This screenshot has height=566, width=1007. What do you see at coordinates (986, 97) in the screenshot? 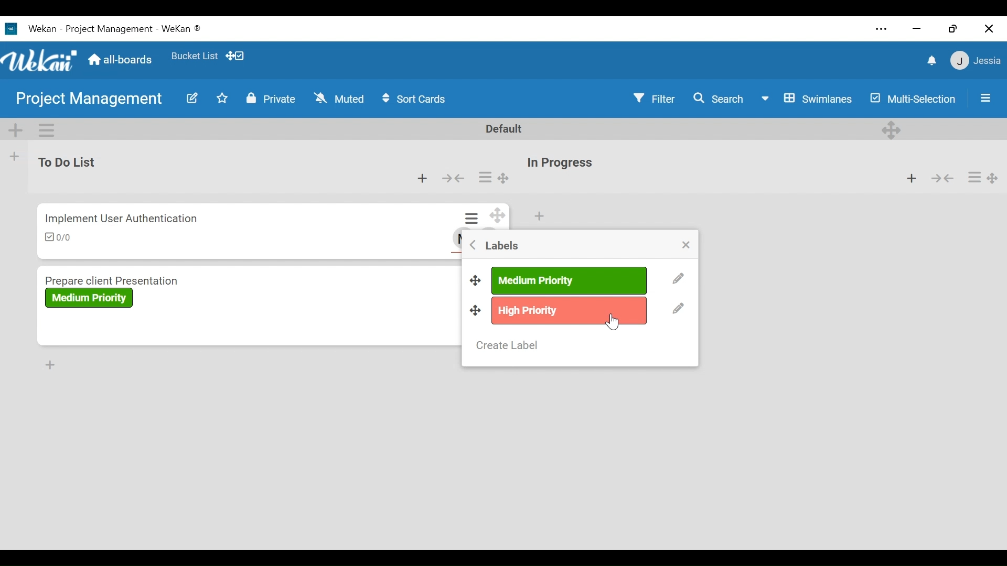
I see `Show/Hide Sidepane` at bounding box center [986, 97].